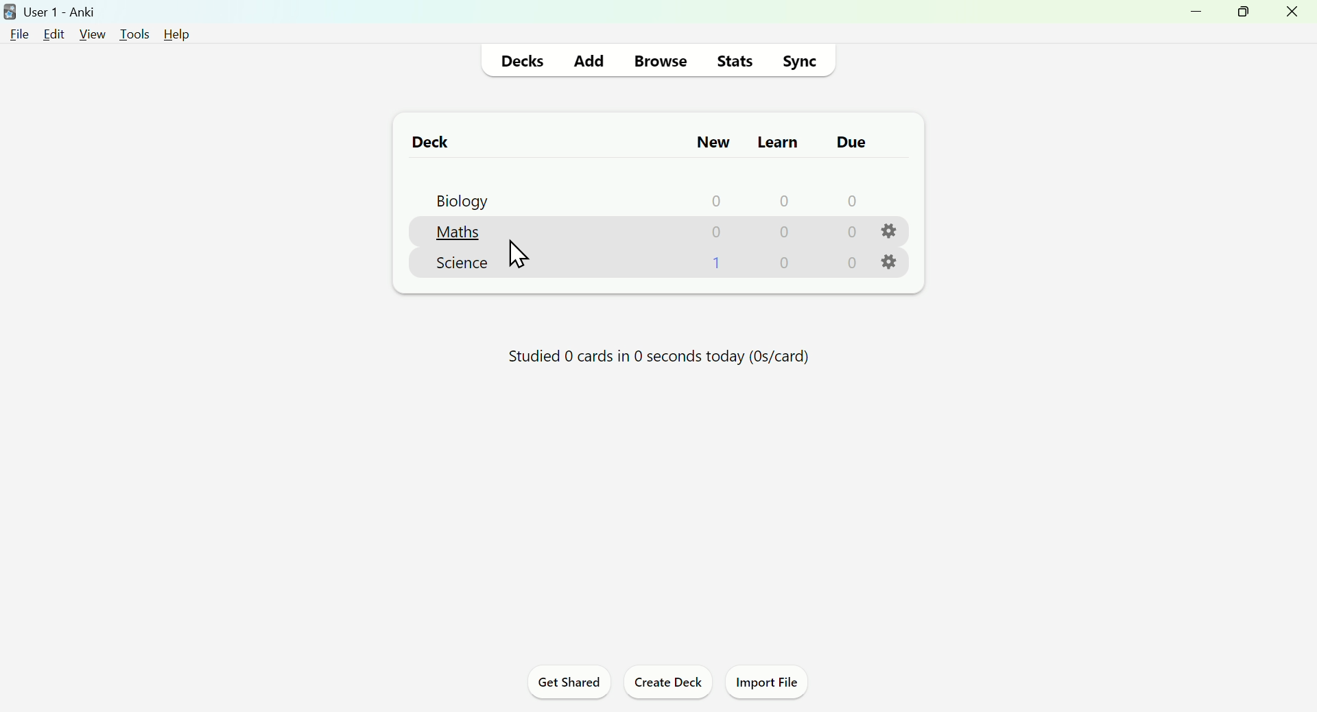 The image size is (1317, 712). What do you see at coordinates (58, 32) in the screenshot?
I see `Edit` at bounding box center [58, 32].